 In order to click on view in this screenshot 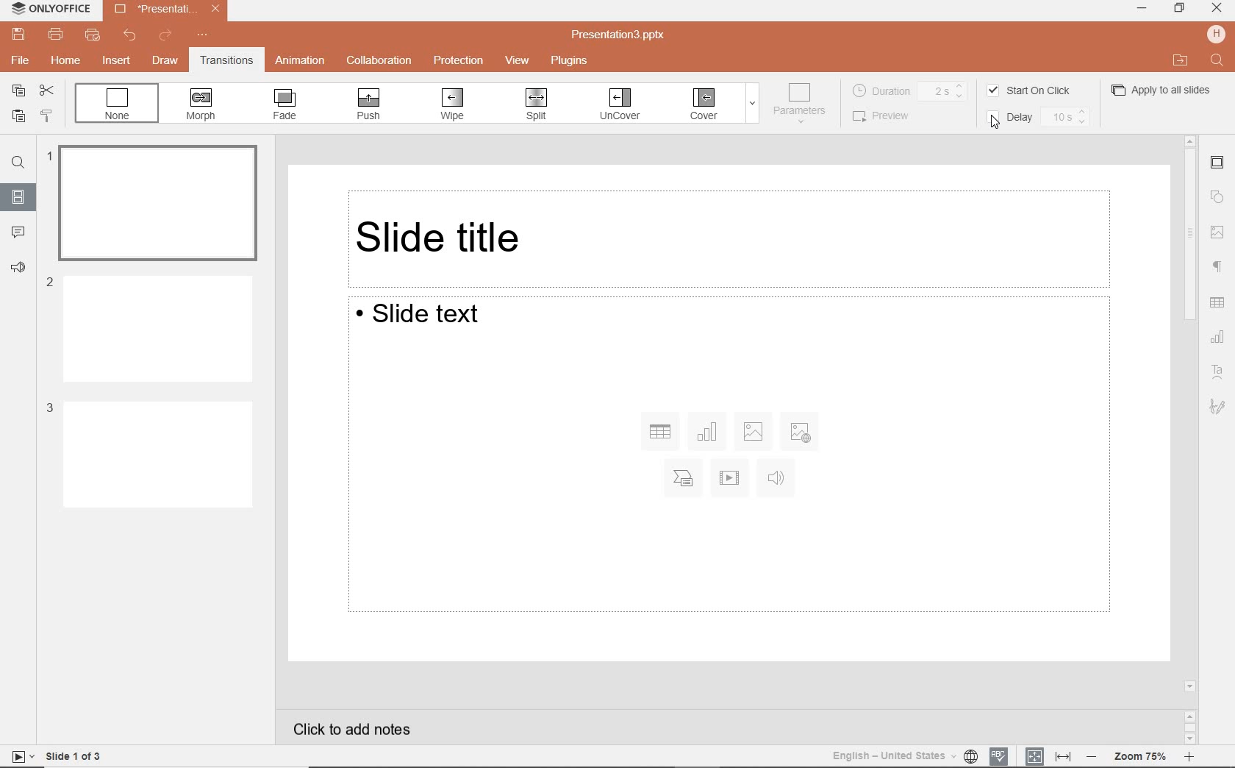, I will do `click(519, 62)`.